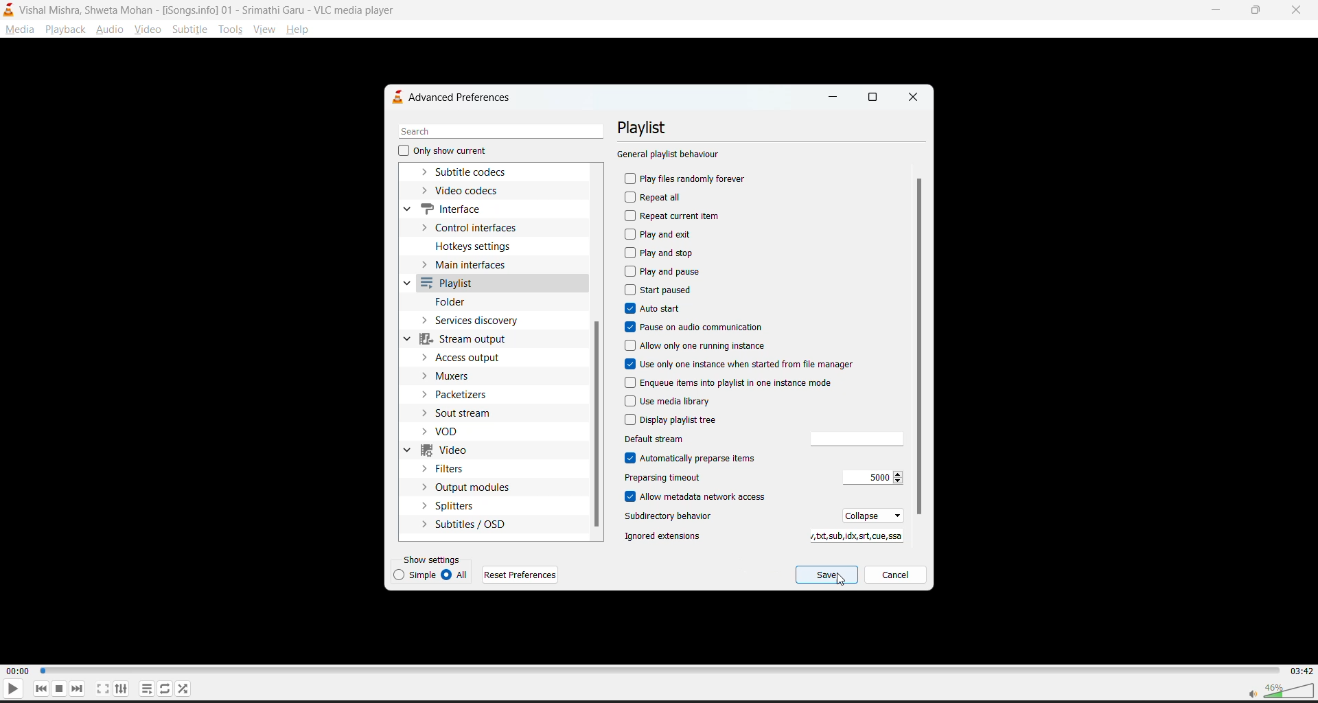 The height and width of the screenshot is (703, 1318). What do you see at coordinates (449, 432) in the screenshot?
I see `vod` at bounding box center [449, 432].